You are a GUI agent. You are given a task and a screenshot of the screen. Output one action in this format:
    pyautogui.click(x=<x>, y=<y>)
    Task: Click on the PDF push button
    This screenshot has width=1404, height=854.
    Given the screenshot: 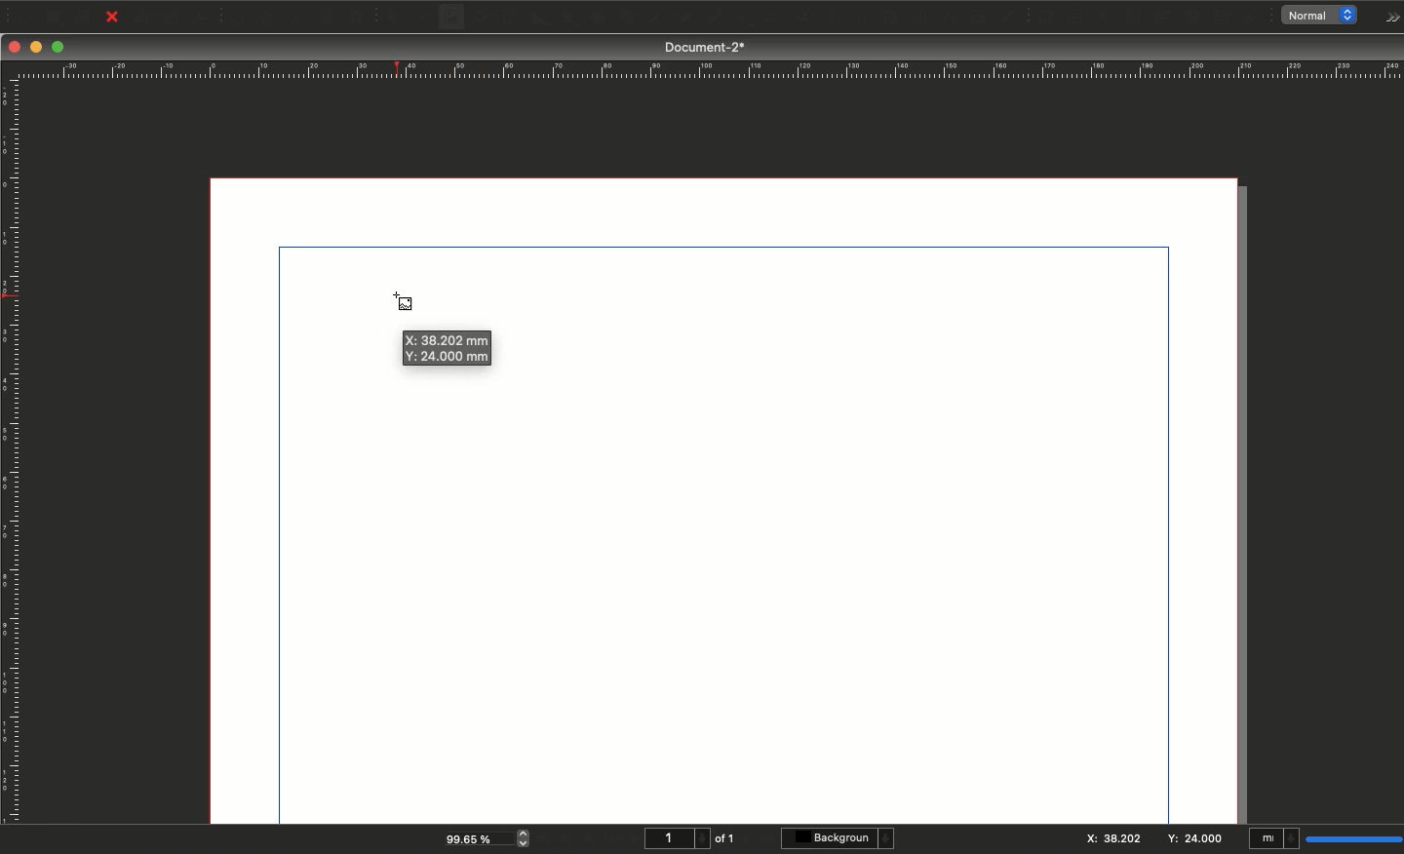 What is the action you would take?
    pyautogui.click(x=1043, y=17)
    